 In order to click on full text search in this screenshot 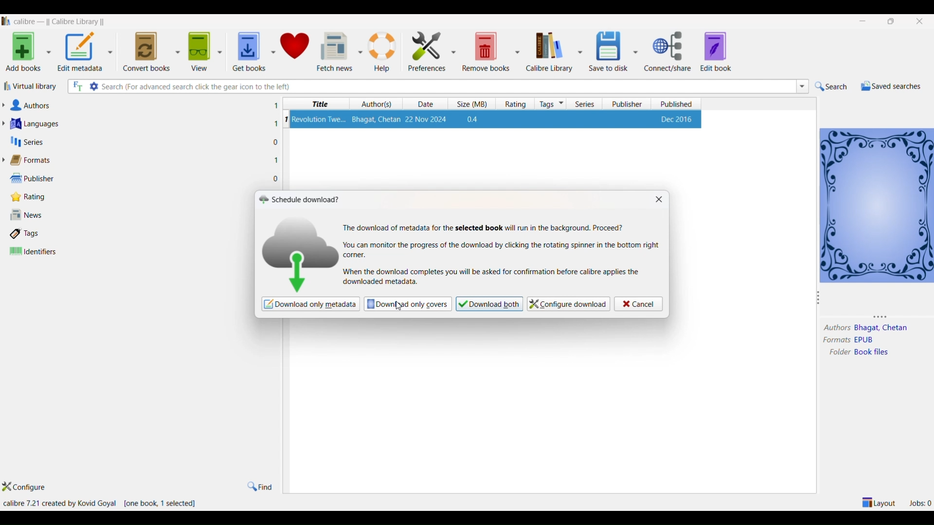, I will do `click(76, 87)`.